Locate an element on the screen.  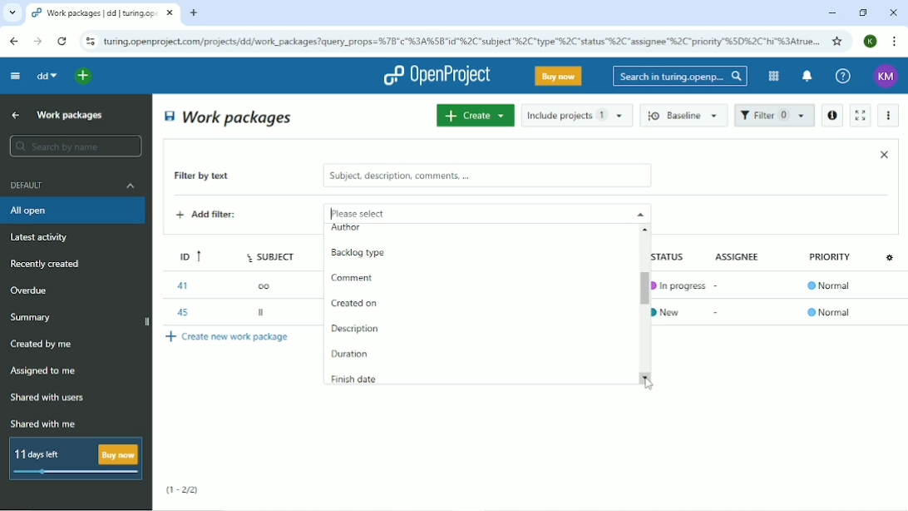
Created on is located at coordinates (355, 304).